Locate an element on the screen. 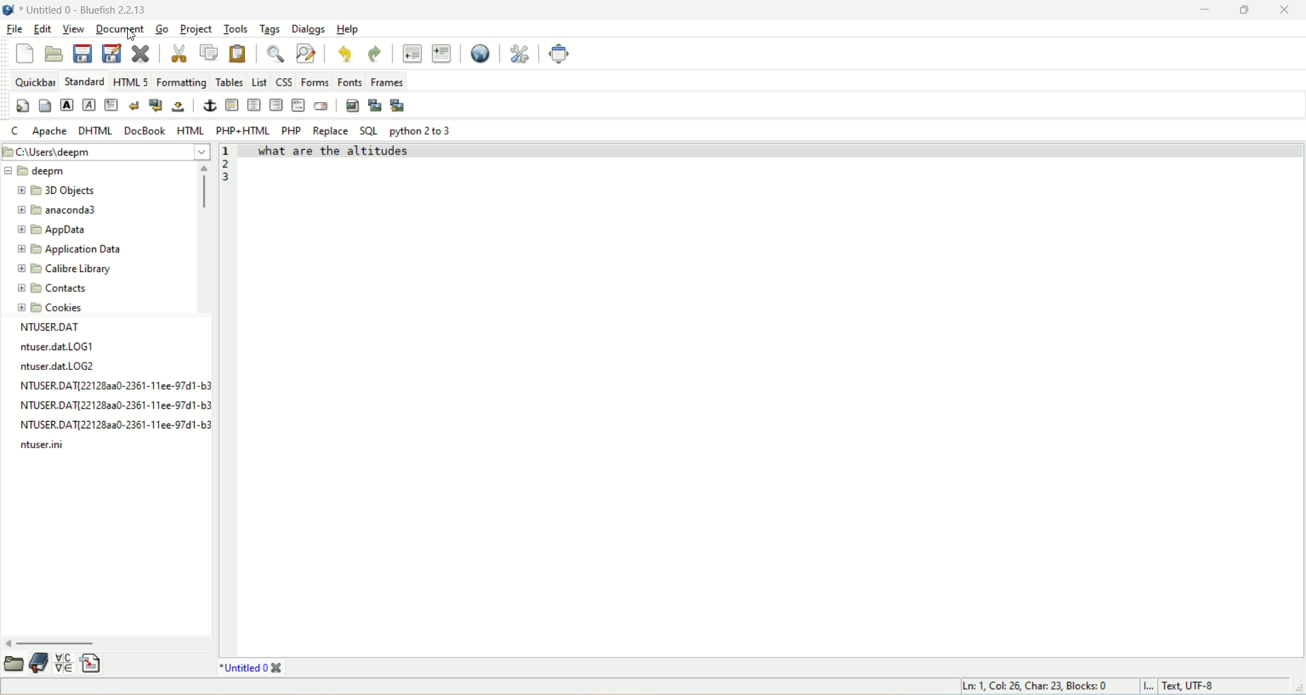 This screenshot has height=695, width=1306. right justify is located at coordinates (278, 105).